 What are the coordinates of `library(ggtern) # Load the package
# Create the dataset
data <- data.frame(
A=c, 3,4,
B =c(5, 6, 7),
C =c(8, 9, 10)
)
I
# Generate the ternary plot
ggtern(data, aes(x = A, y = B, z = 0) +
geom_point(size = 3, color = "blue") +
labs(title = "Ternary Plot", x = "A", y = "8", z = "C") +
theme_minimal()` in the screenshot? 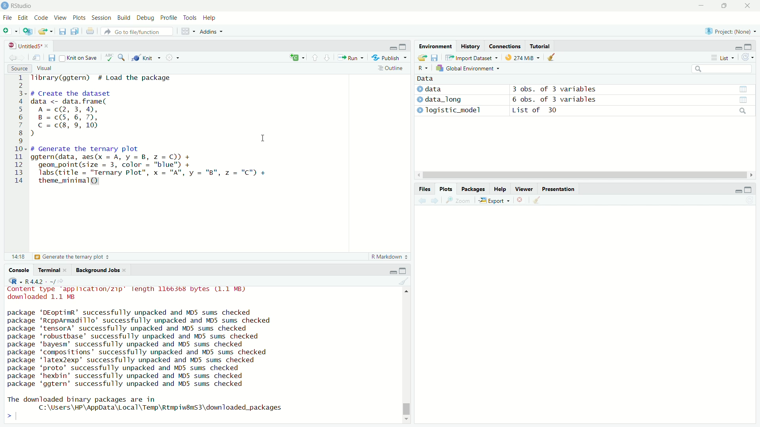 It's located at (155, 133).